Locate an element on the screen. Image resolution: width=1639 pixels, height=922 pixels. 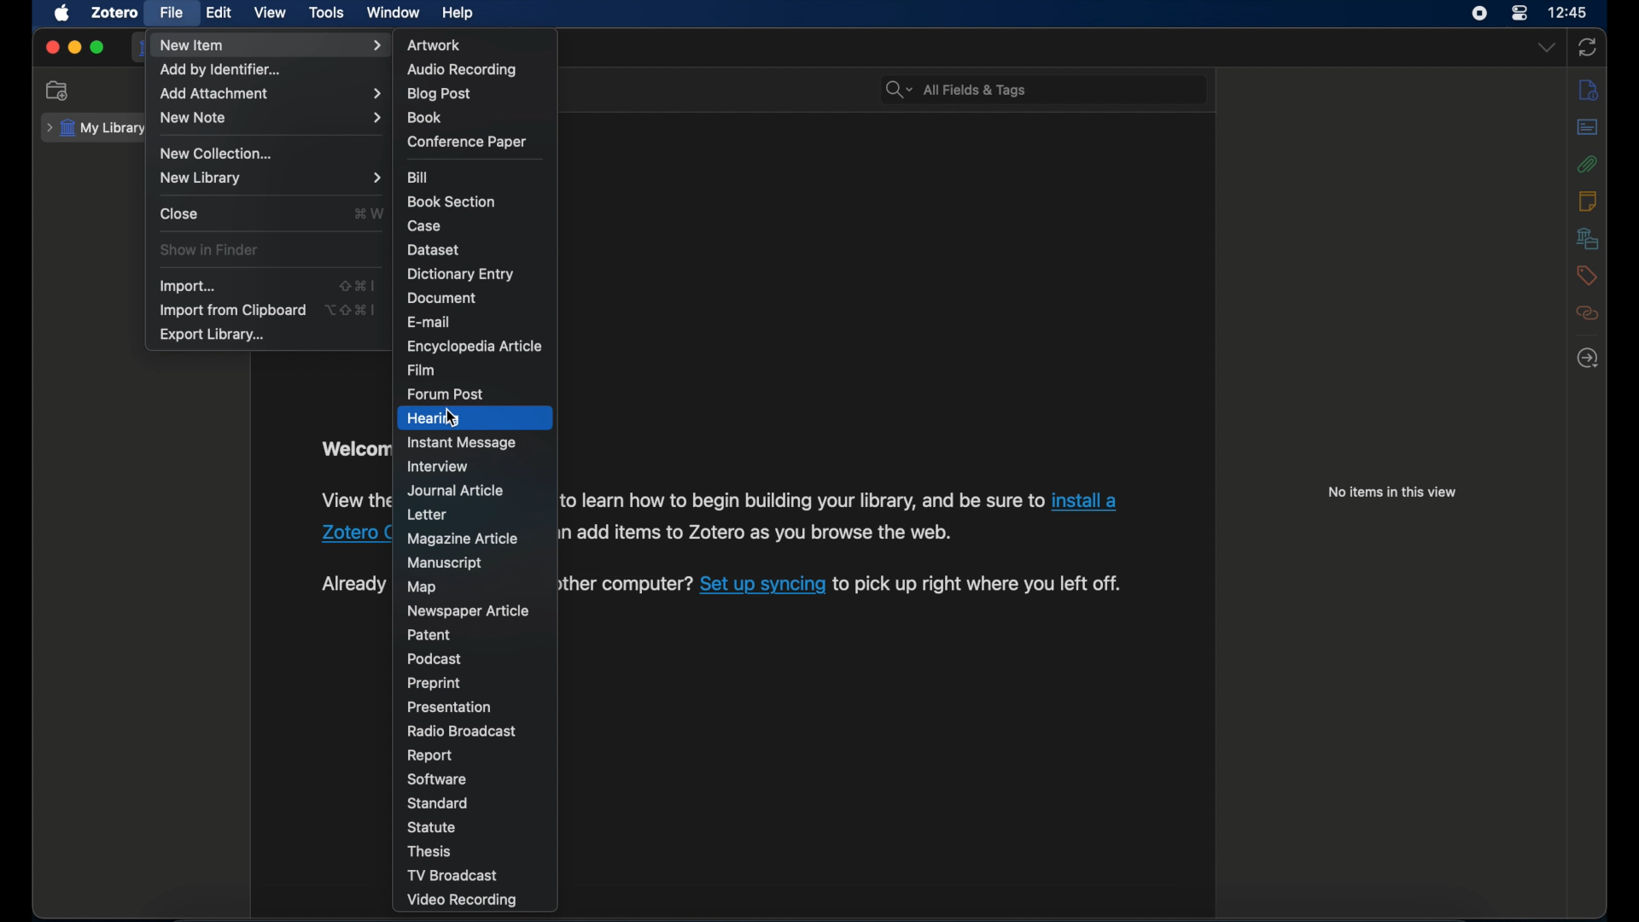
patent is located at coordinates (430, 633).